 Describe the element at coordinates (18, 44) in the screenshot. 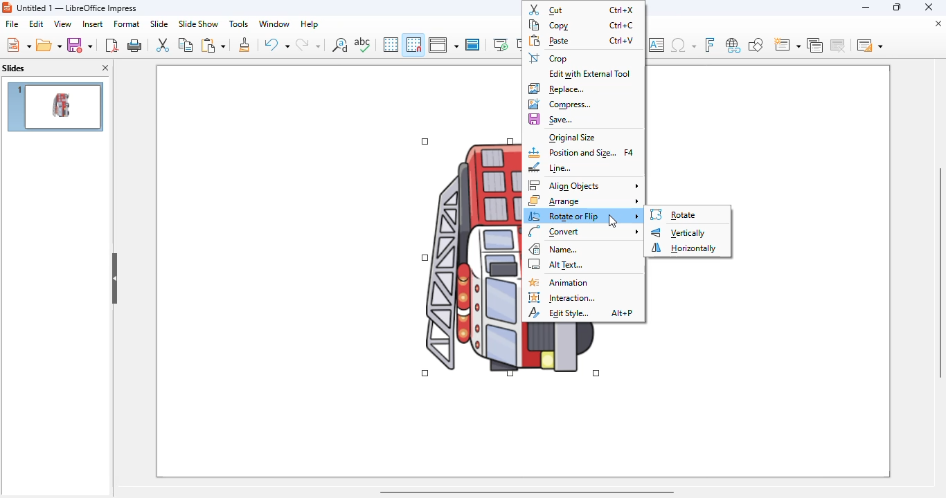

I see `new` at that location.